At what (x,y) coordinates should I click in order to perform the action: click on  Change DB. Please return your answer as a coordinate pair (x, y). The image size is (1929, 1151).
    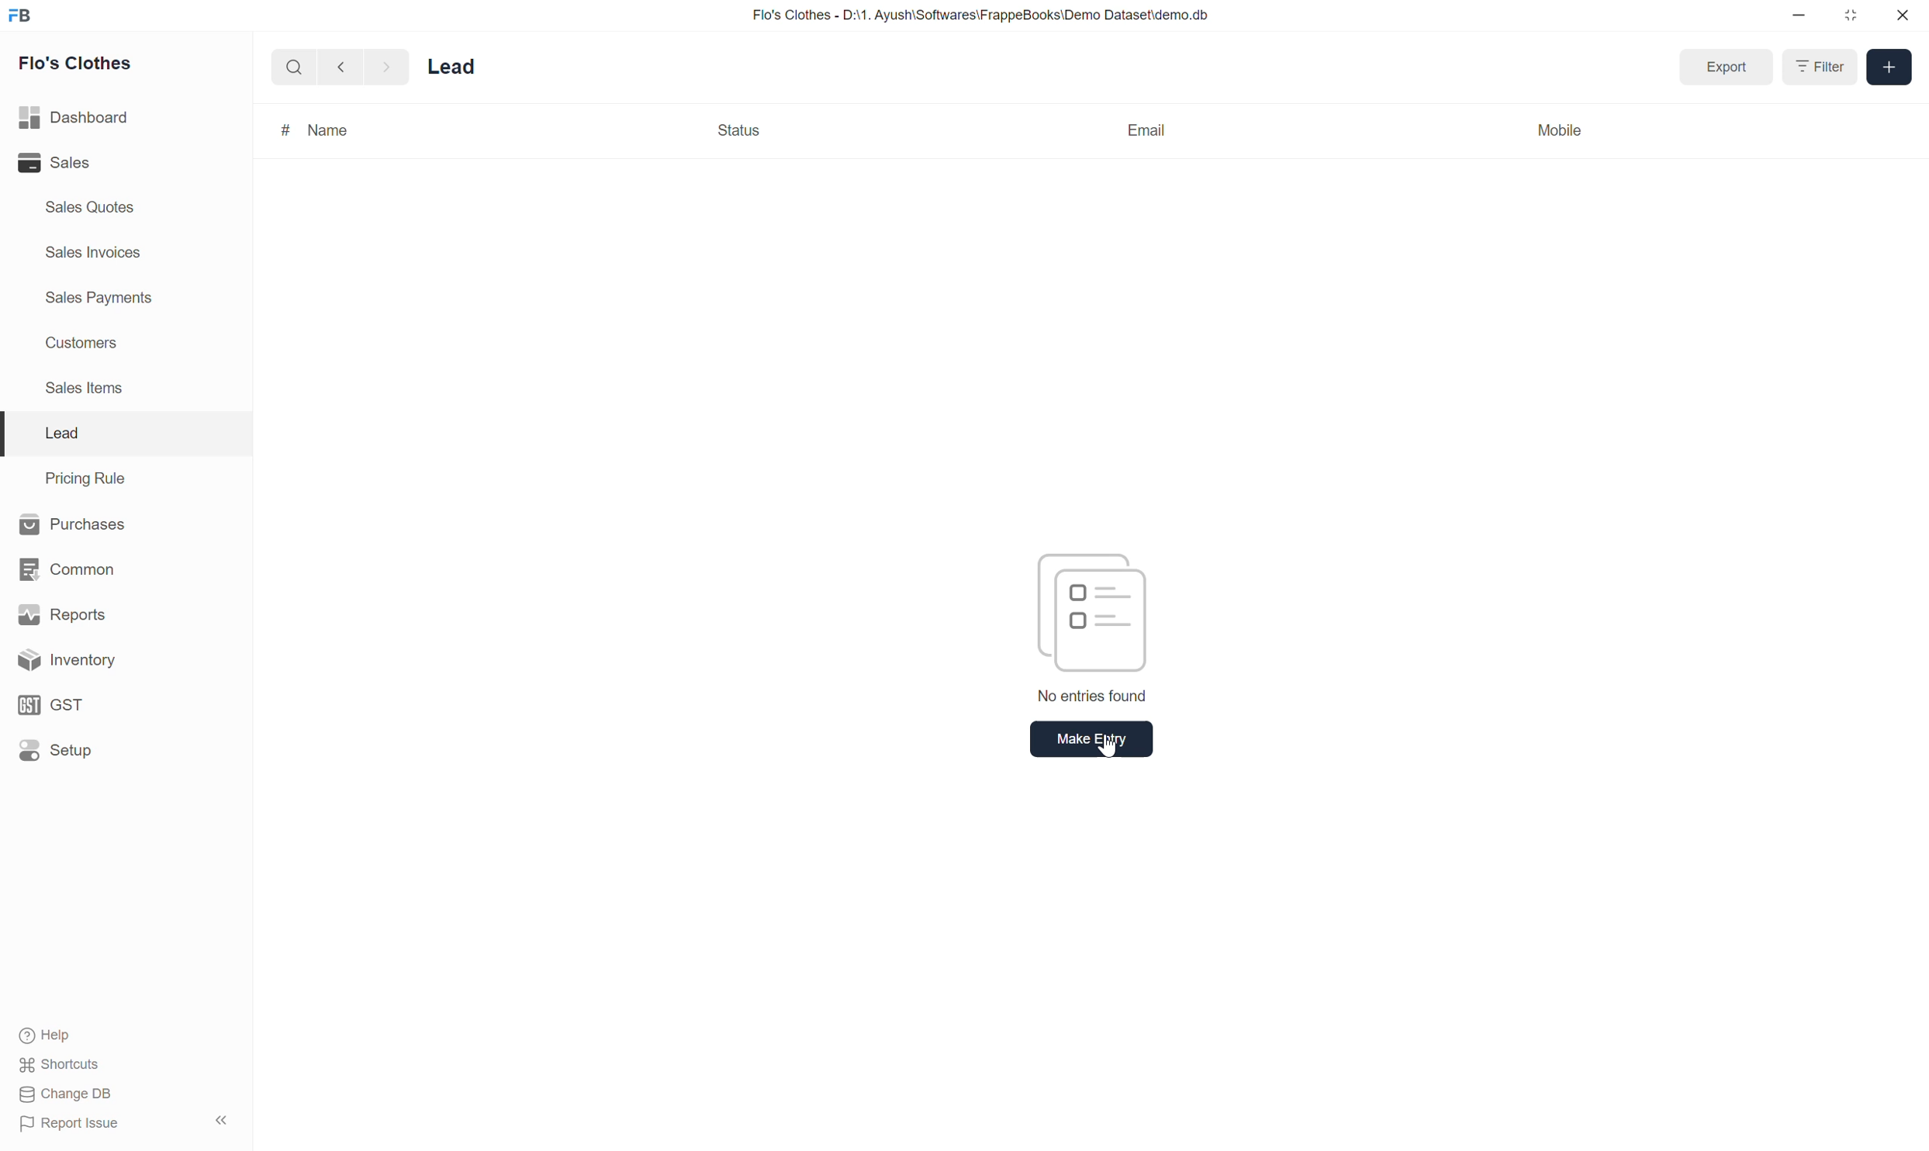
    Looking at the image, I should click on (63, 1096).